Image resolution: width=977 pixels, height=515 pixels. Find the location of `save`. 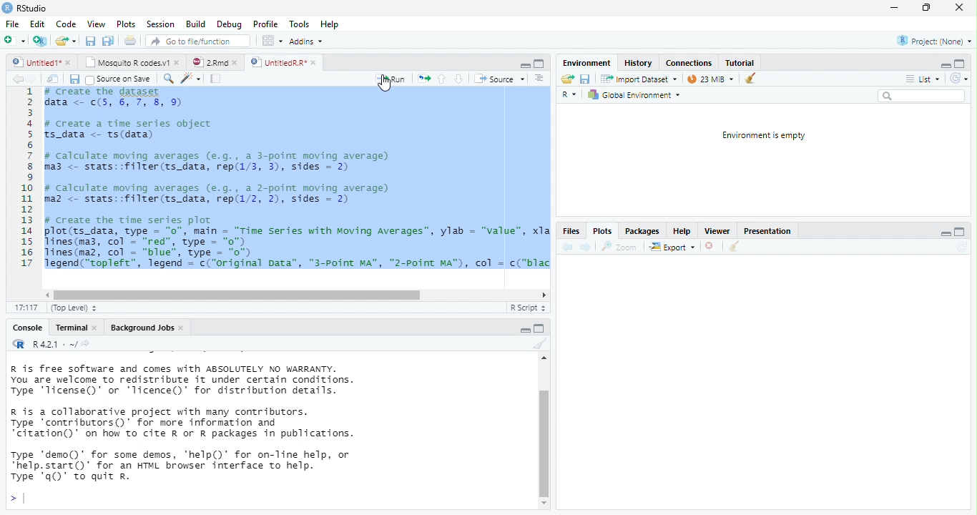

save is located at coordinates (74, 79).